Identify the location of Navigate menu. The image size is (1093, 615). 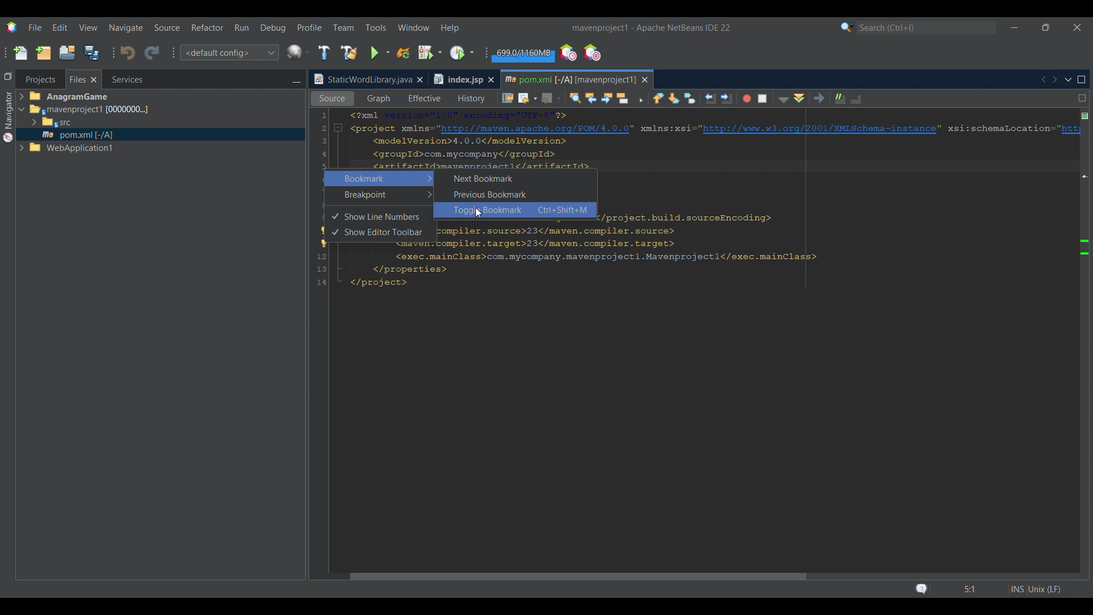
(126, 28).